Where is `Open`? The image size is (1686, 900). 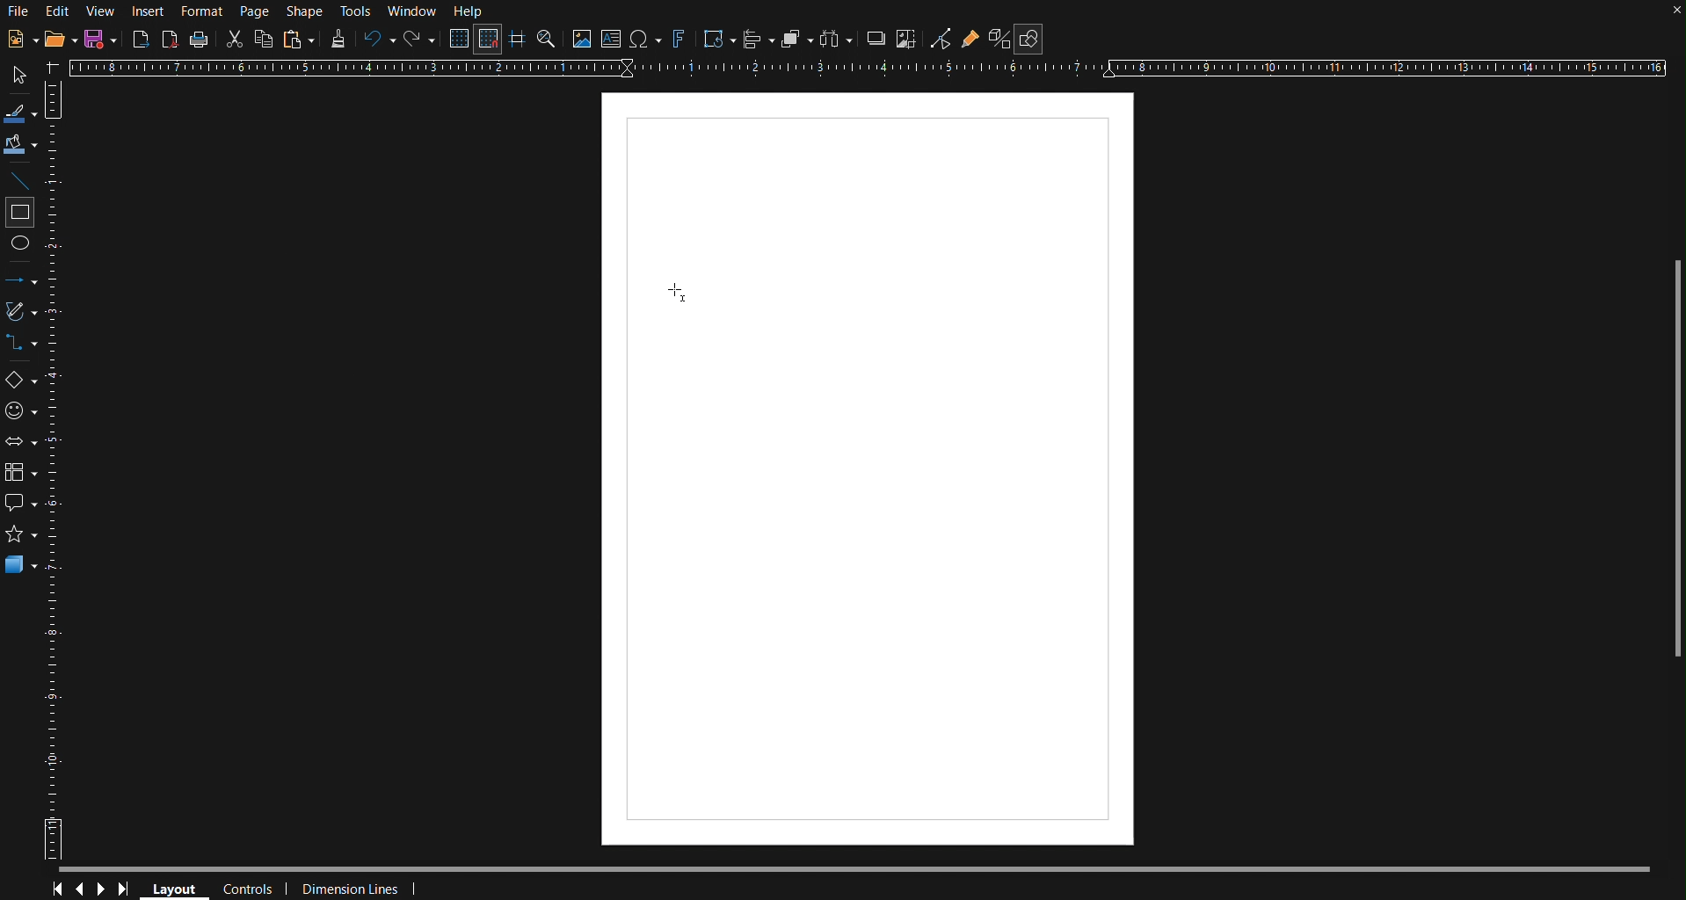 Open is located at coordinates (62, 38).